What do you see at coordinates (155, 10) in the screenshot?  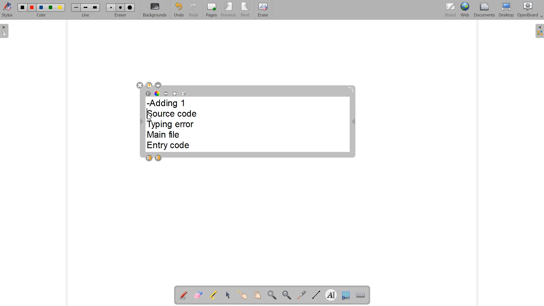 I see `Backgrounds` at bounding box center [155, 10].